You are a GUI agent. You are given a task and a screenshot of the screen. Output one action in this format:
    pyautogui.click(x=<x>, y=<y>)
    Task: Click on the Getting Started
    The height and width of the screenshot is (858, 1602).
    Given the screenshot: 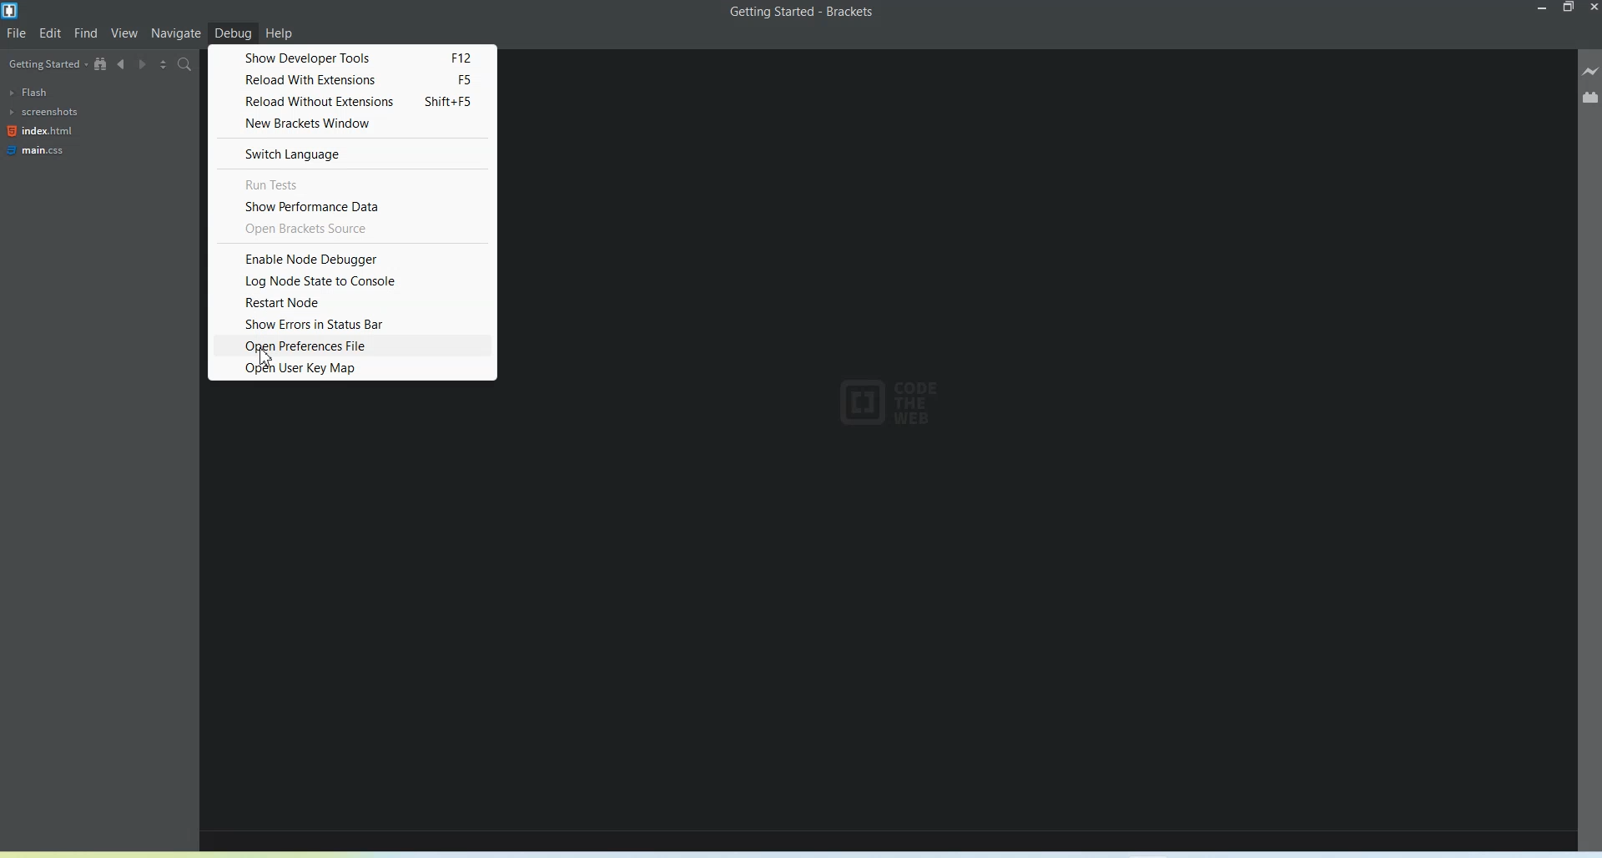 What is the action you would take?
    pyautogui.click(x=46, y=63)
    